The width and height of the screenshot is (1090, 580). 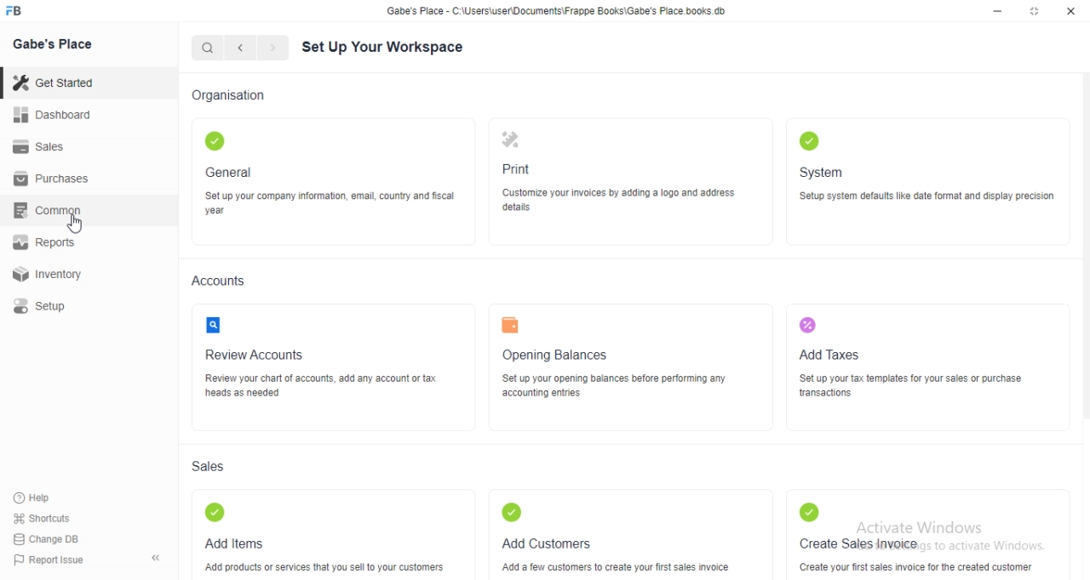 What do you see at coordinates (52, 179) in the screenshot?
I see `Purchases` at bounding box center [52, 179].